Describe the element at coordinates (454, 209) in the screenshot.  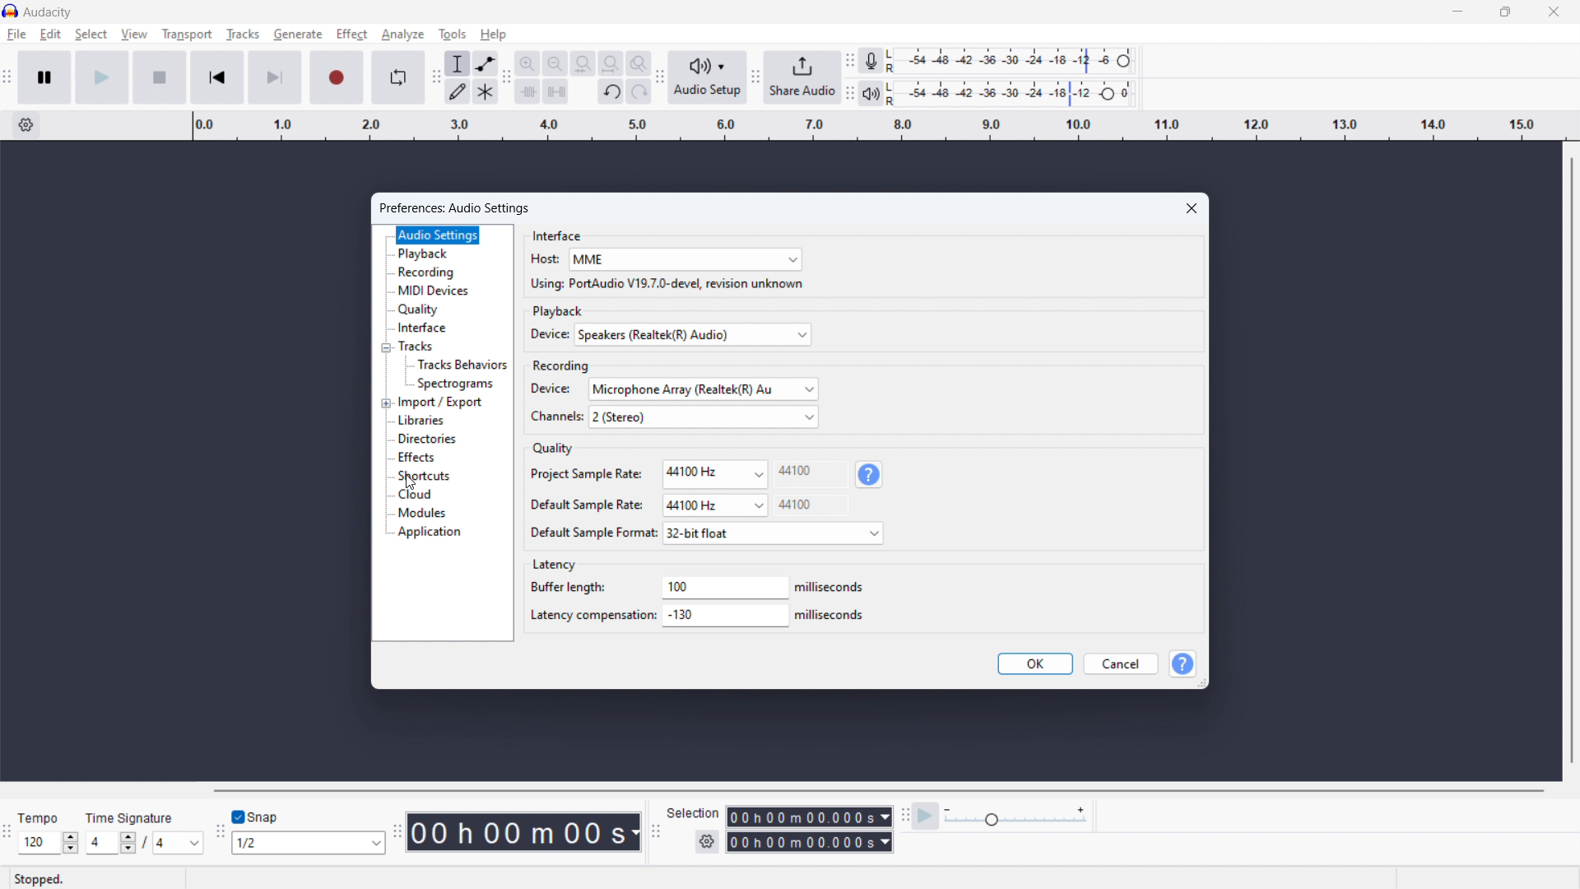
I see `preferences: audio settings` at that location.